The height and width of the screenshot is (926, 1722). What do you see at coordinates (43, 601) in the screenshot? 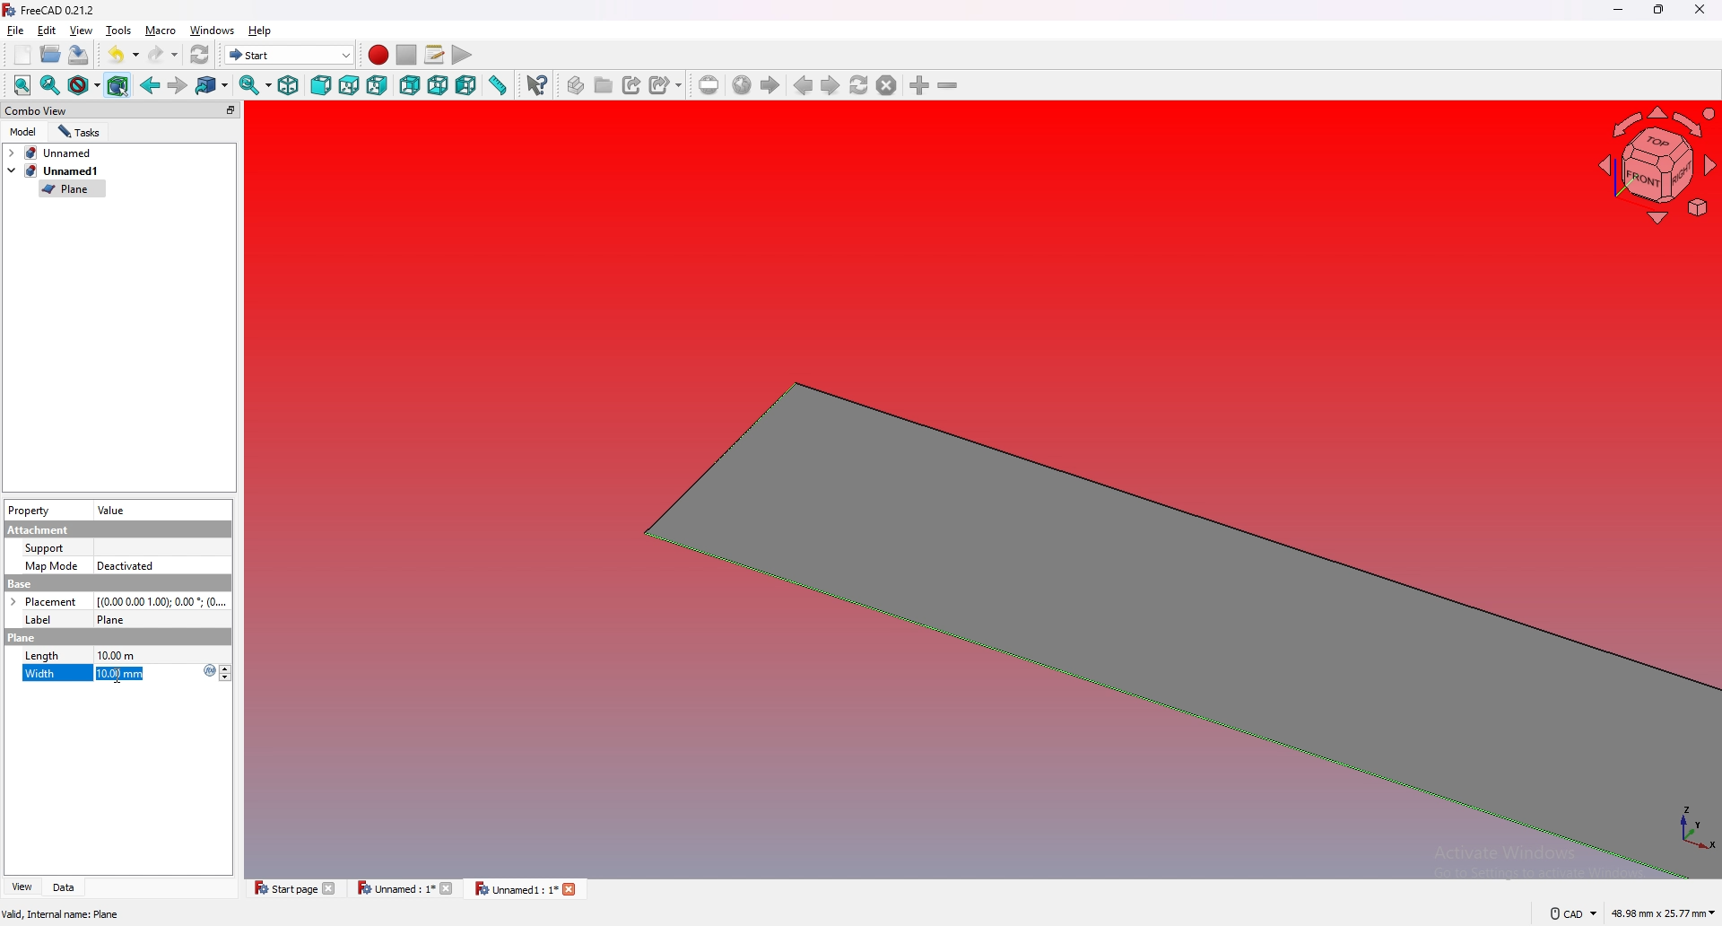
I see `Placement` at bounding box center [43, 601].